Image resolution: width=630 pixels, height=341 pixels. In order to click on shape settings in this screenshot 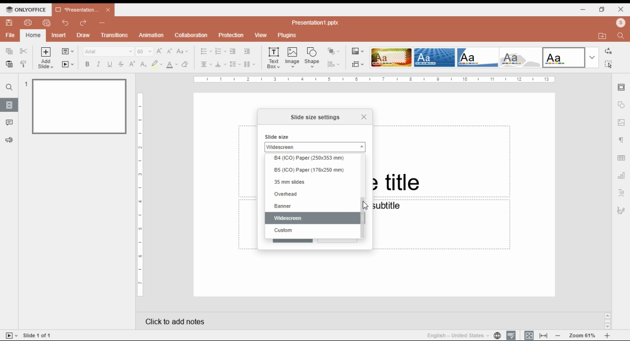, I will do `click(622, 105)`.